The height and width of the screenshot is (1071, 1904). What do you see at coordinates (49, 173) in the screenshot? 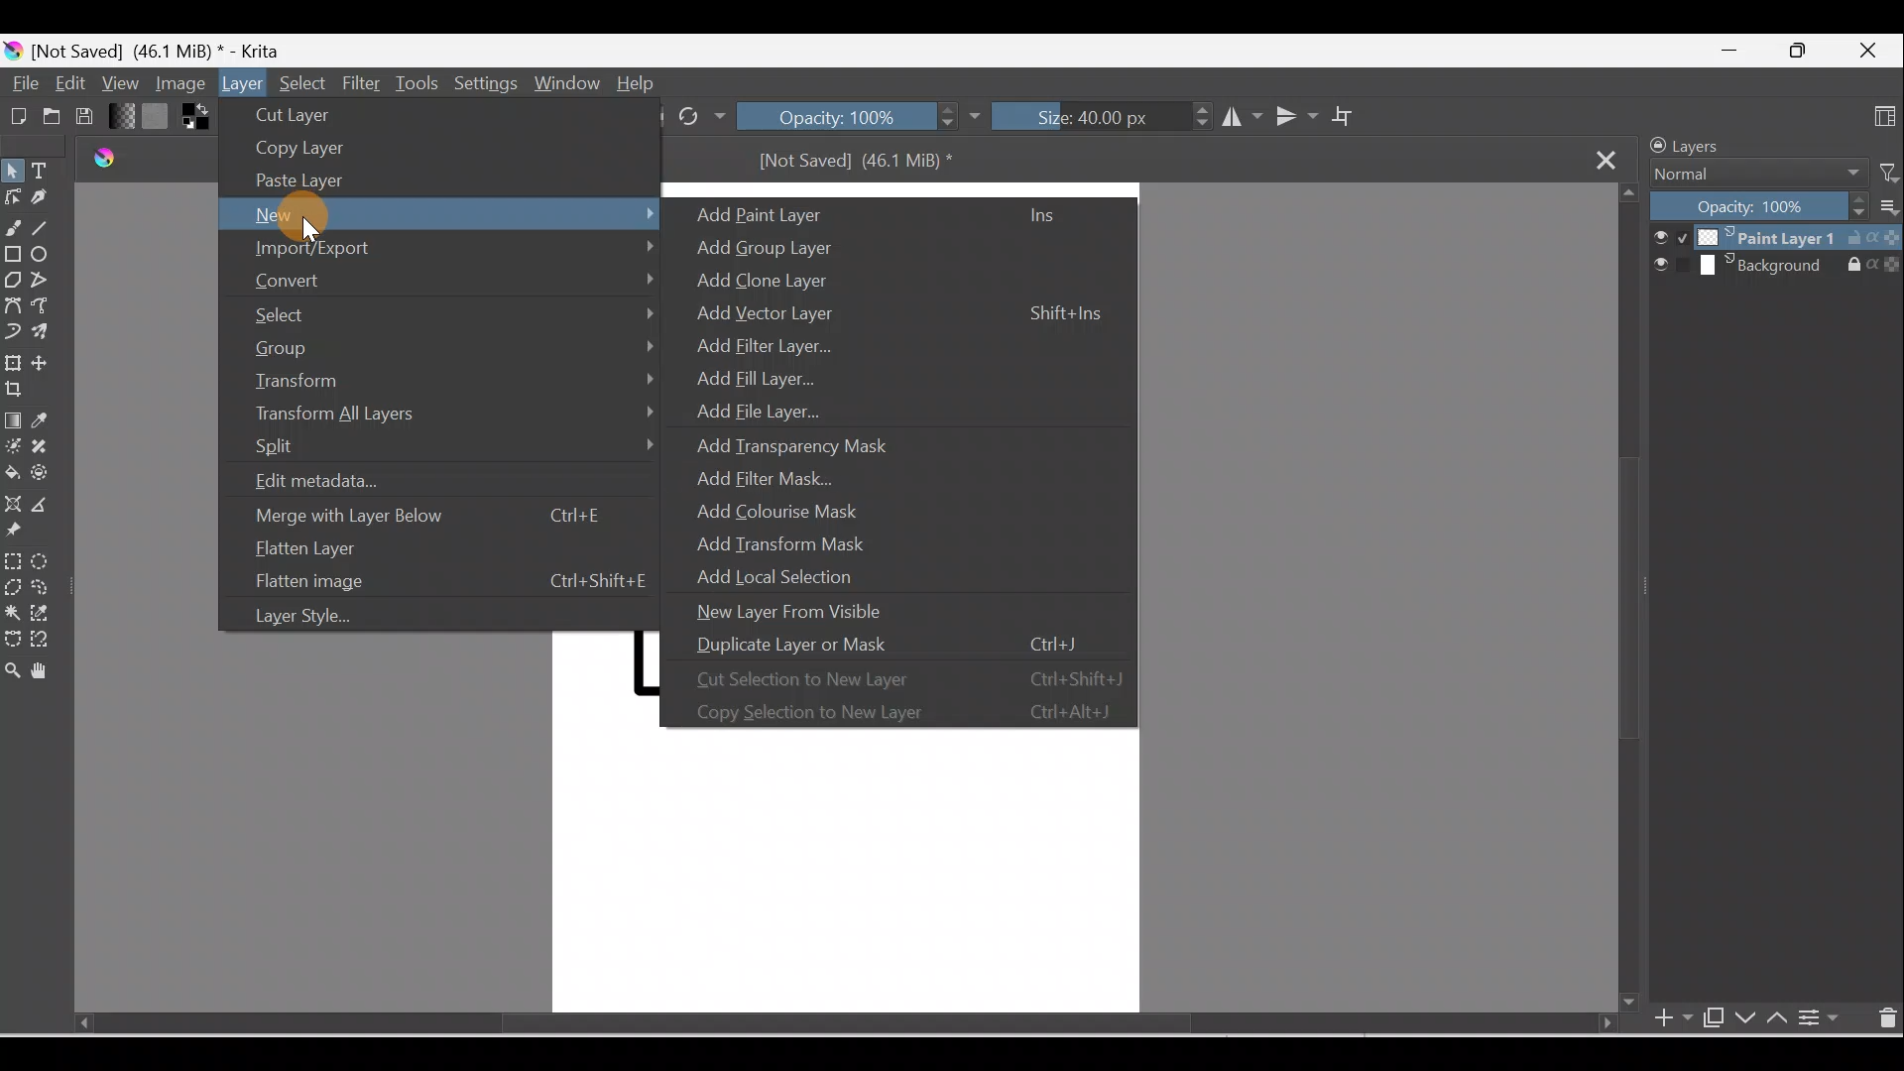
I see `Text tool` at bounding box center [49, 173].